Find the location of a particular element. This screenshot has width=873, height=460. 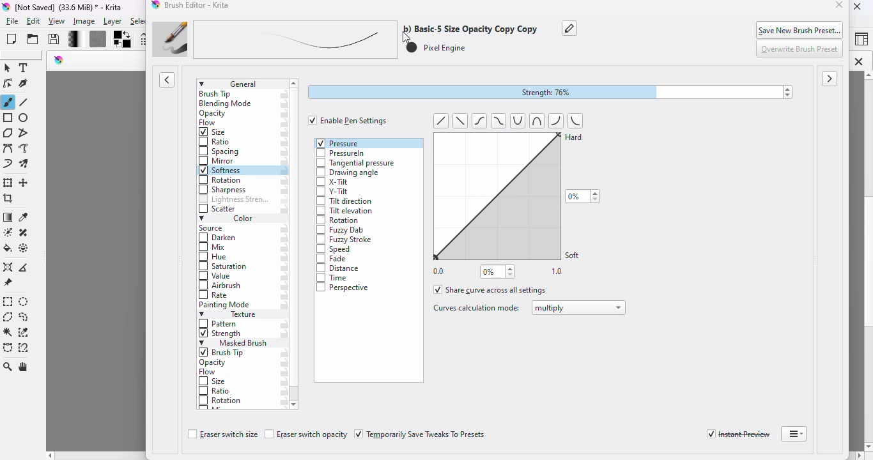

mirror is located at coordinates (218, 161).